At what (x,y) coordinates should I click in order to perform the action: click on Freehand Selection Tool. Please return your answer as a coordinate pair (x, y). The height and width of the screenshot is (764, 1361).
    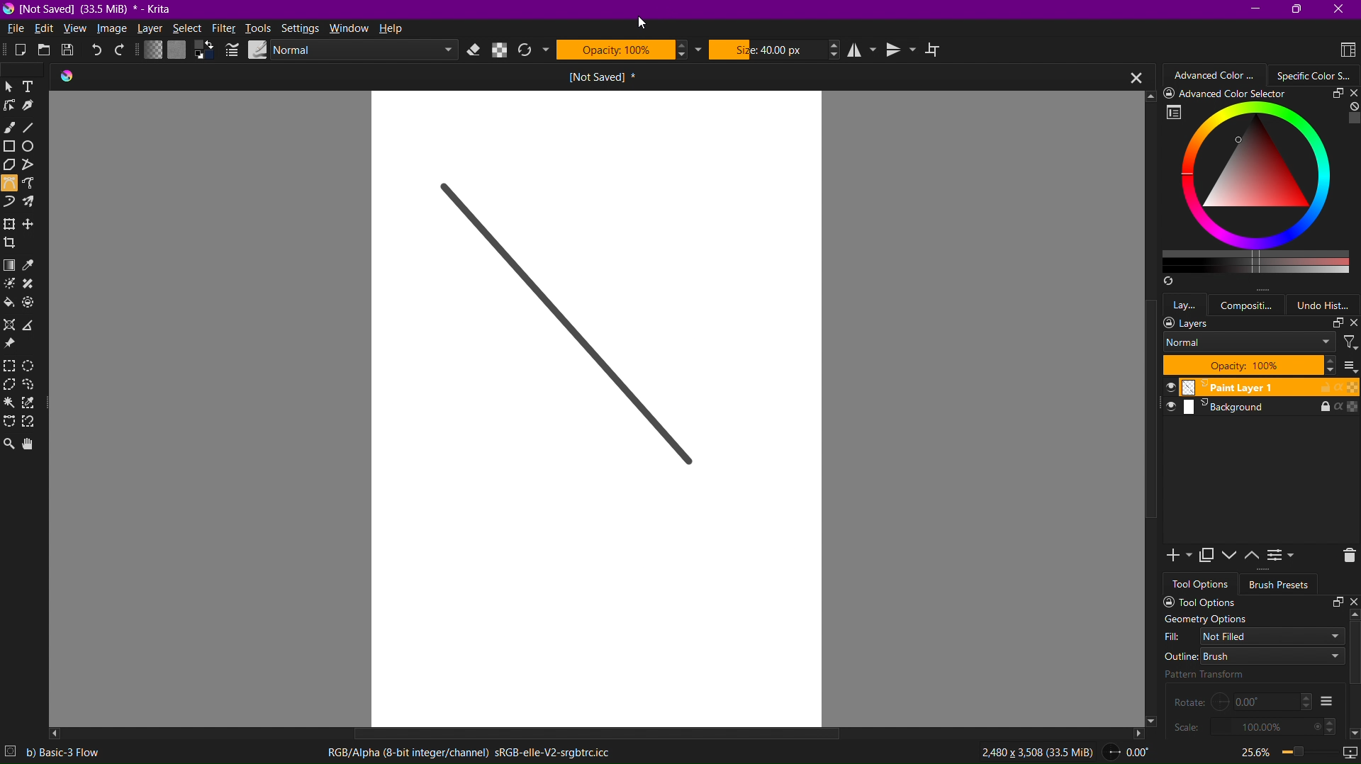
    Looking at the image, I should click on (34, 387).